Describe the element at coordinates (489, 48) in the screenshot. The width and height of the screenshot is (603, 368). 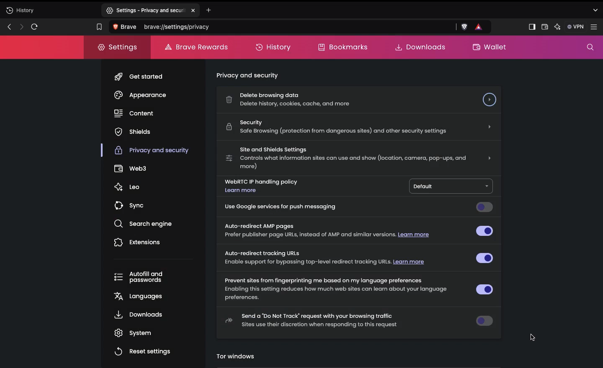
I see `Wallet` at that location.